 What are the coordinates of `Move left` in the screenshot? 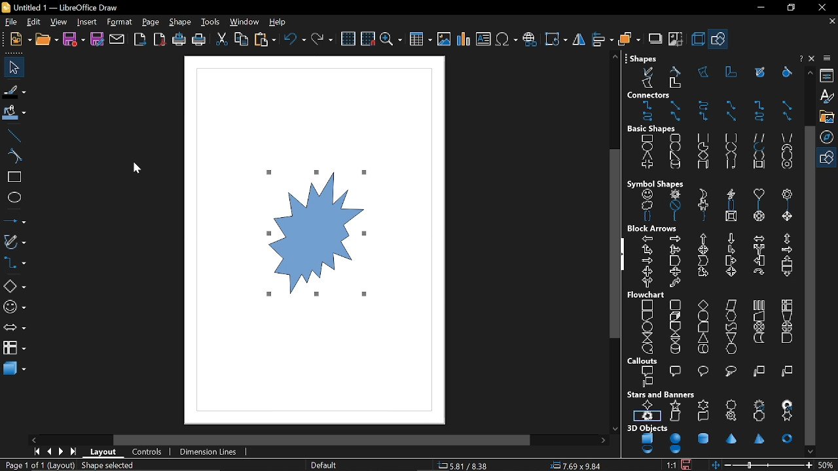 It's located at (33, 440).